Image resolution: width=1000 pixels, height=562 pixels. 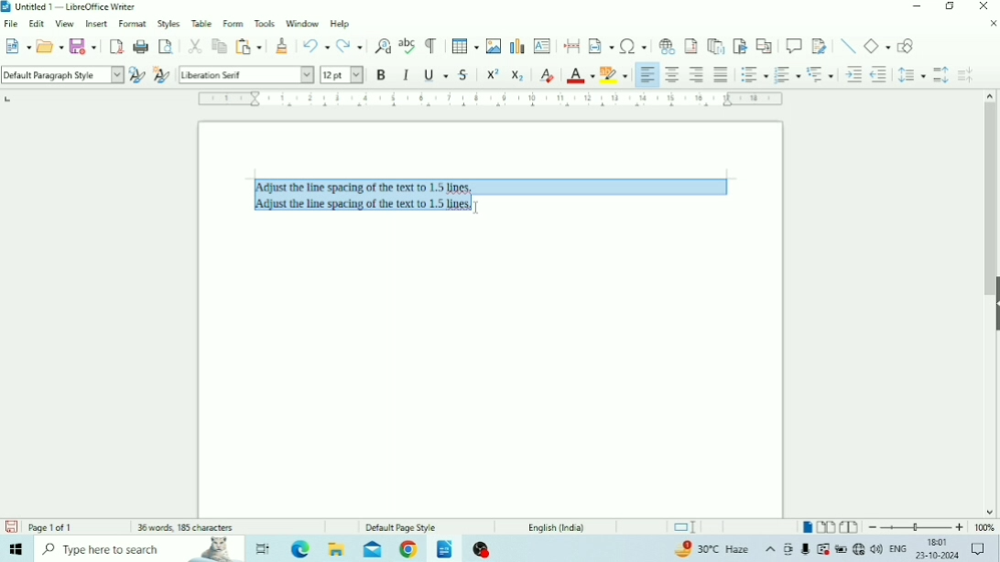 I want to click on Copy, so click(x=219, y=45).